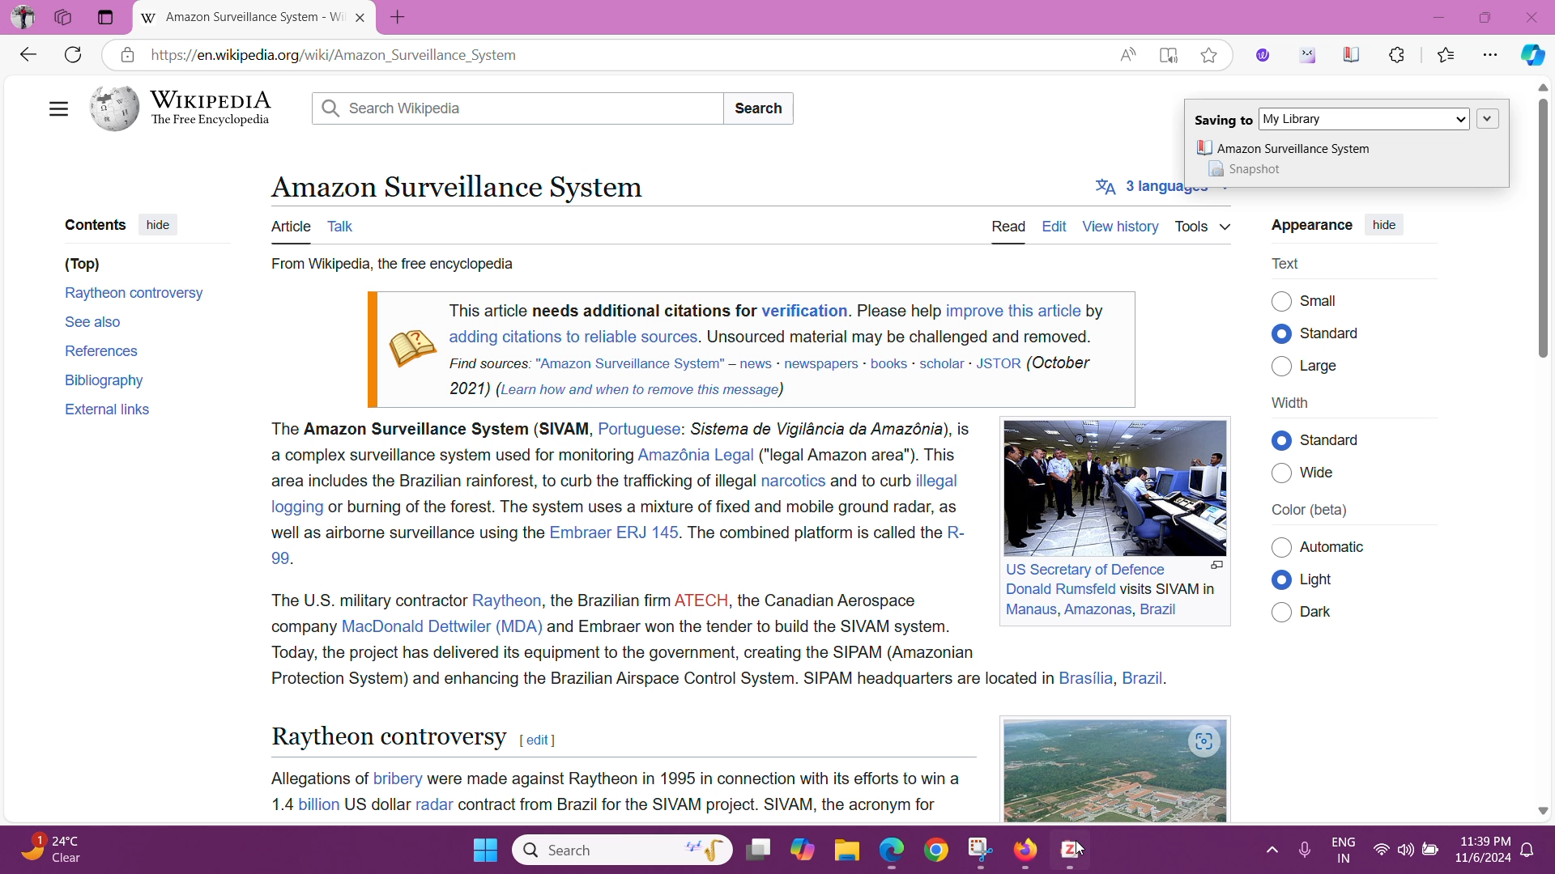 Image resolution: width=1555 pixels, height=874 pixels. What do you see at coordinates (364, 599) in the screenshot?
I see `The U.S. military contractor` at bounding box center [364, 599].